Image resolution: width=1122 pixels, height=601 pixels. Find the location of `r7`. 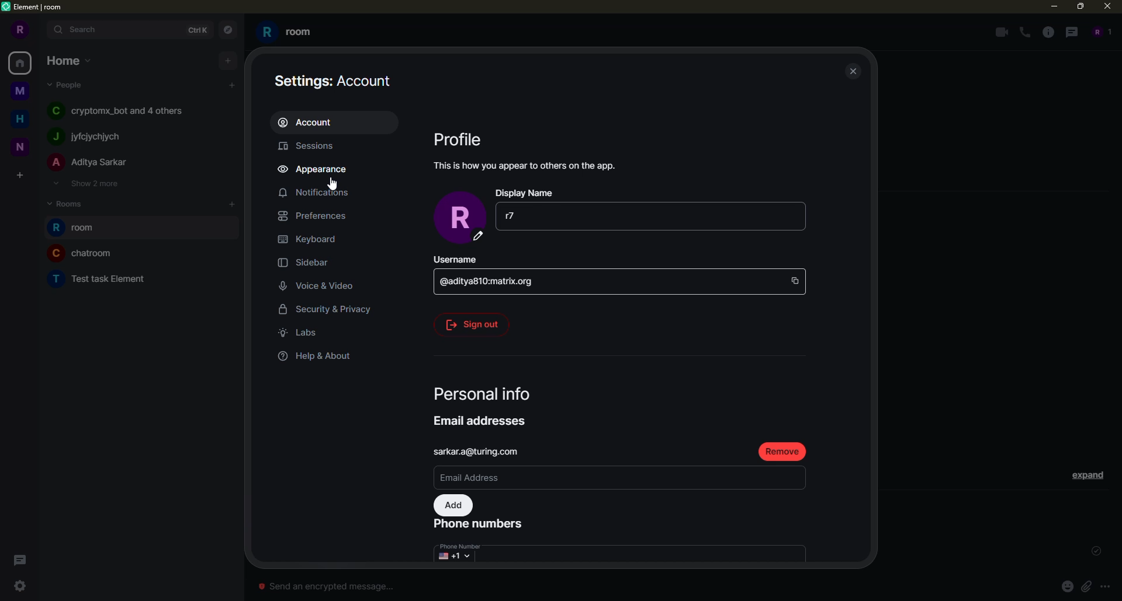

r7 is located at coordinates (518, 217).